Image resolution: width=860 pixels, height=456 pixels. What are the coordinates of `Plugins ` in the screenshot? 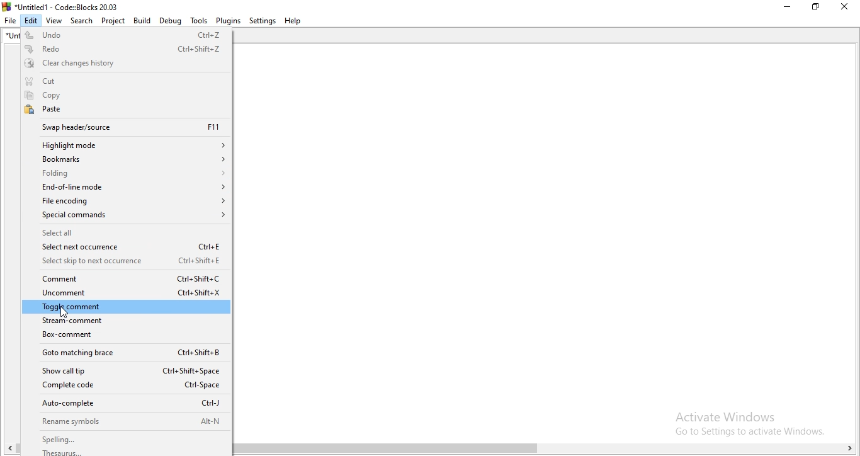 It's located at (229, 21).